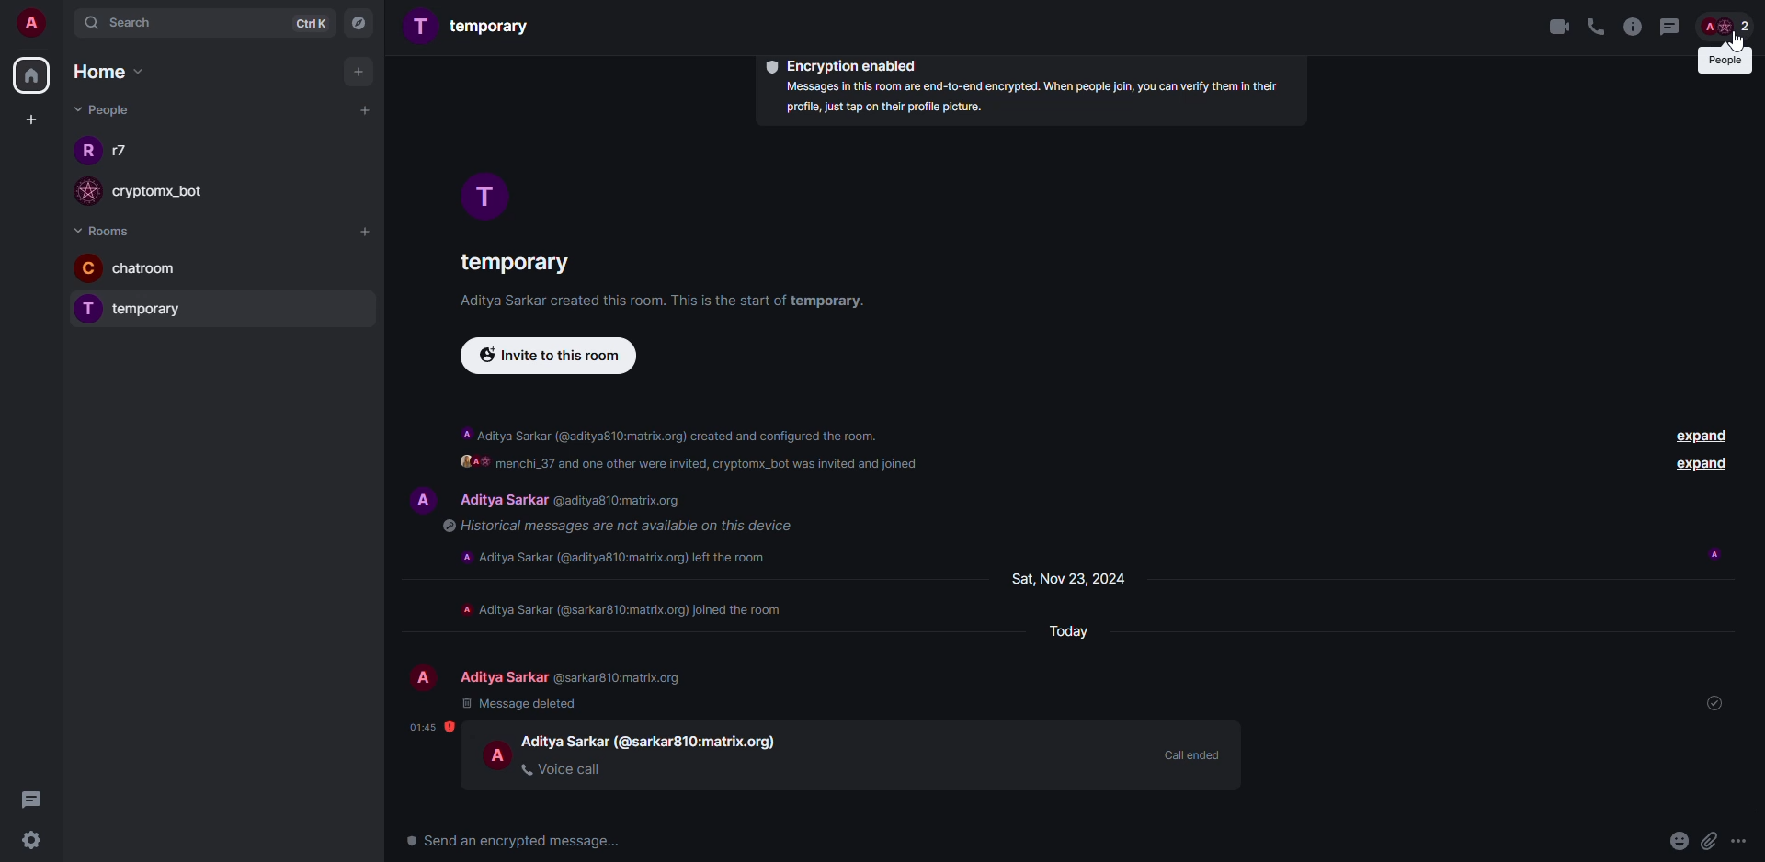  Describe the element at coordinates (1068, 578) in the screenshot. I see `day` at that location.